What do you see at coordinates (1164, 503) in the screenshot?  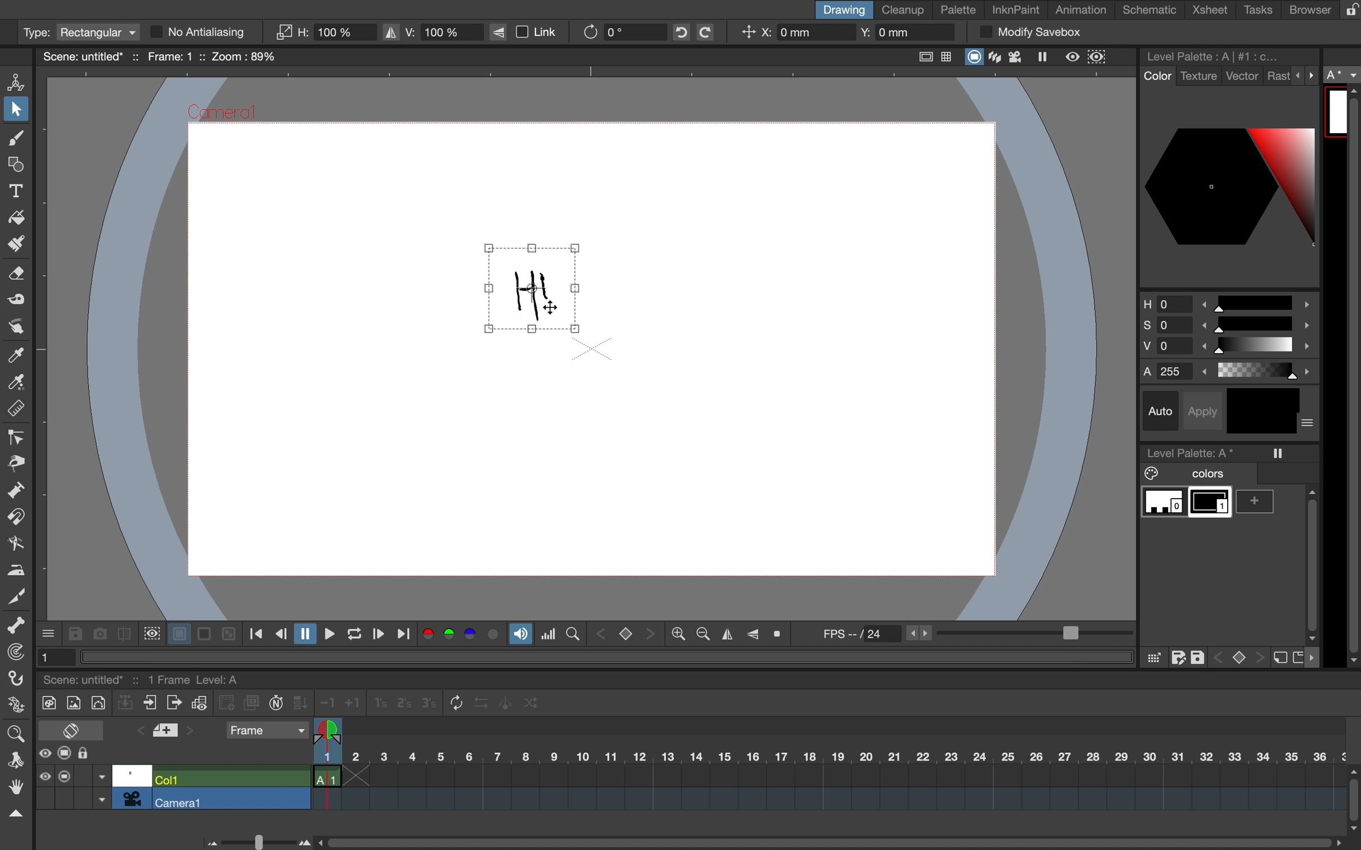 I see `color 0` at bounding box center [1164, 503].